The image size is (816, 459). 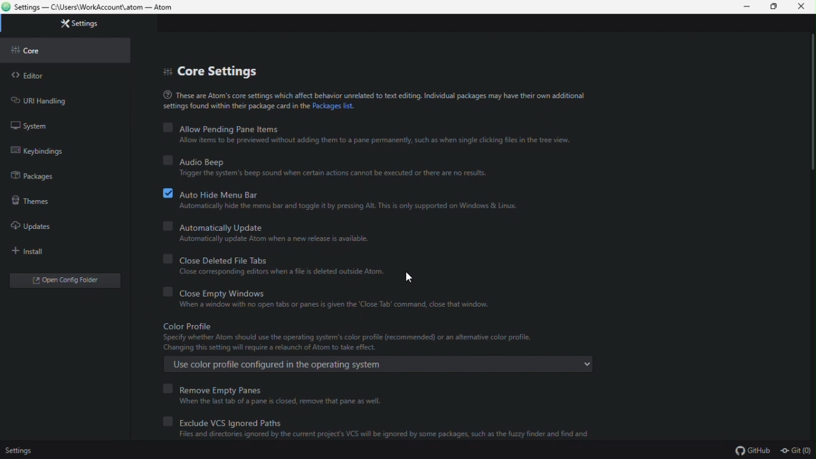 What do you see at coordinates (798, 451) in the screenshot?
I see `git` at bounding box center [798, 451].